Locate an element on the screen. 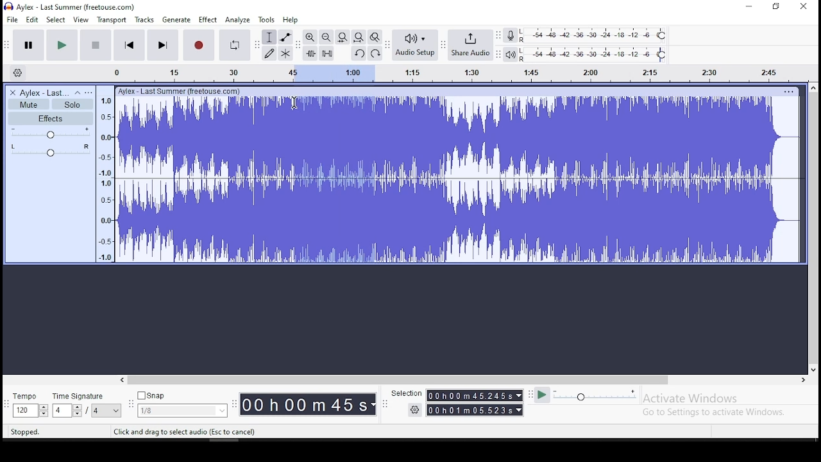 Image resolution: width=821 pixels, height=462 pixels. track options is located at coordinates (790, 92).